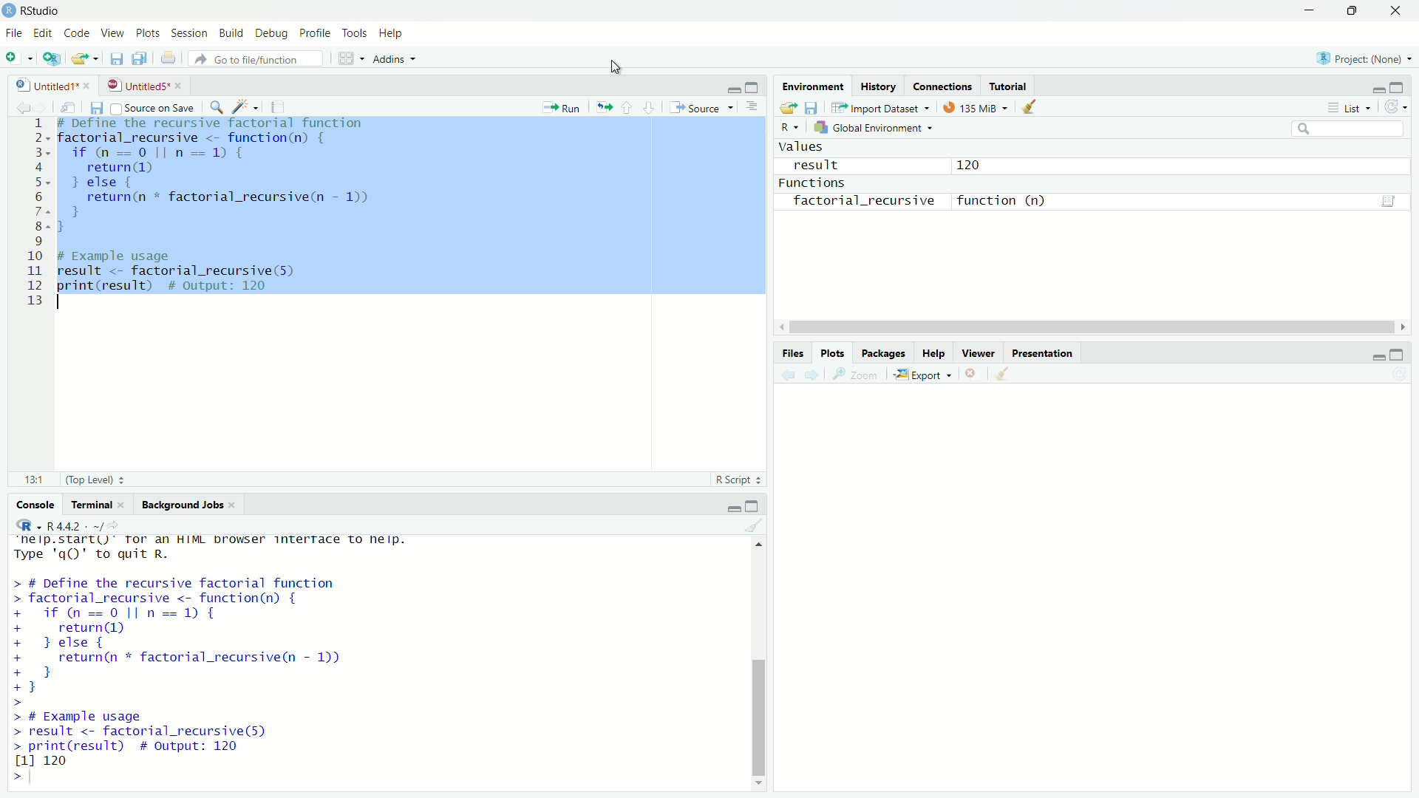  Describe the element at coordinates (814, 107) in the screenshot. I see `Save workspace as` at that location.